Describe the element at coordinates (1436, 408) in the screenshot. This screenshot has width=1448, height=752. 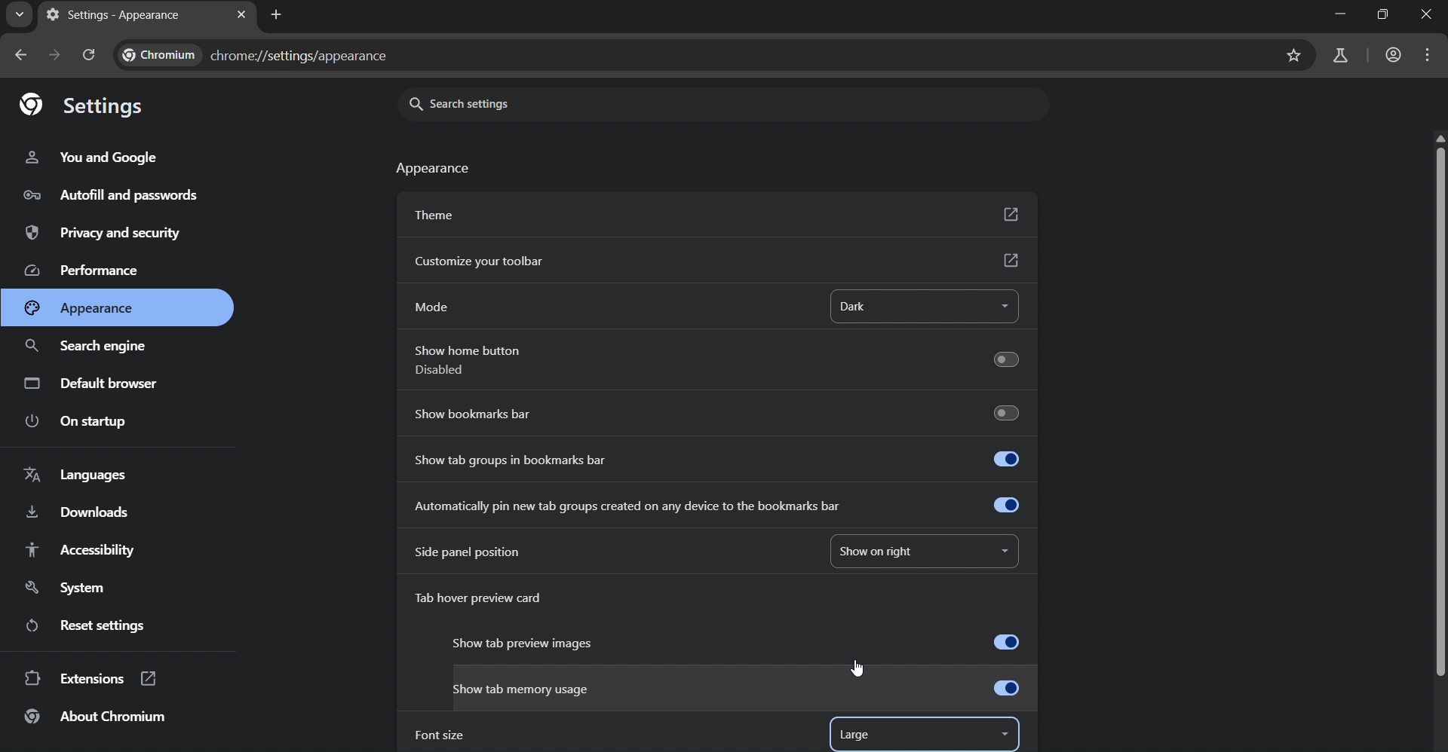
I see `scrollbar` at that location.